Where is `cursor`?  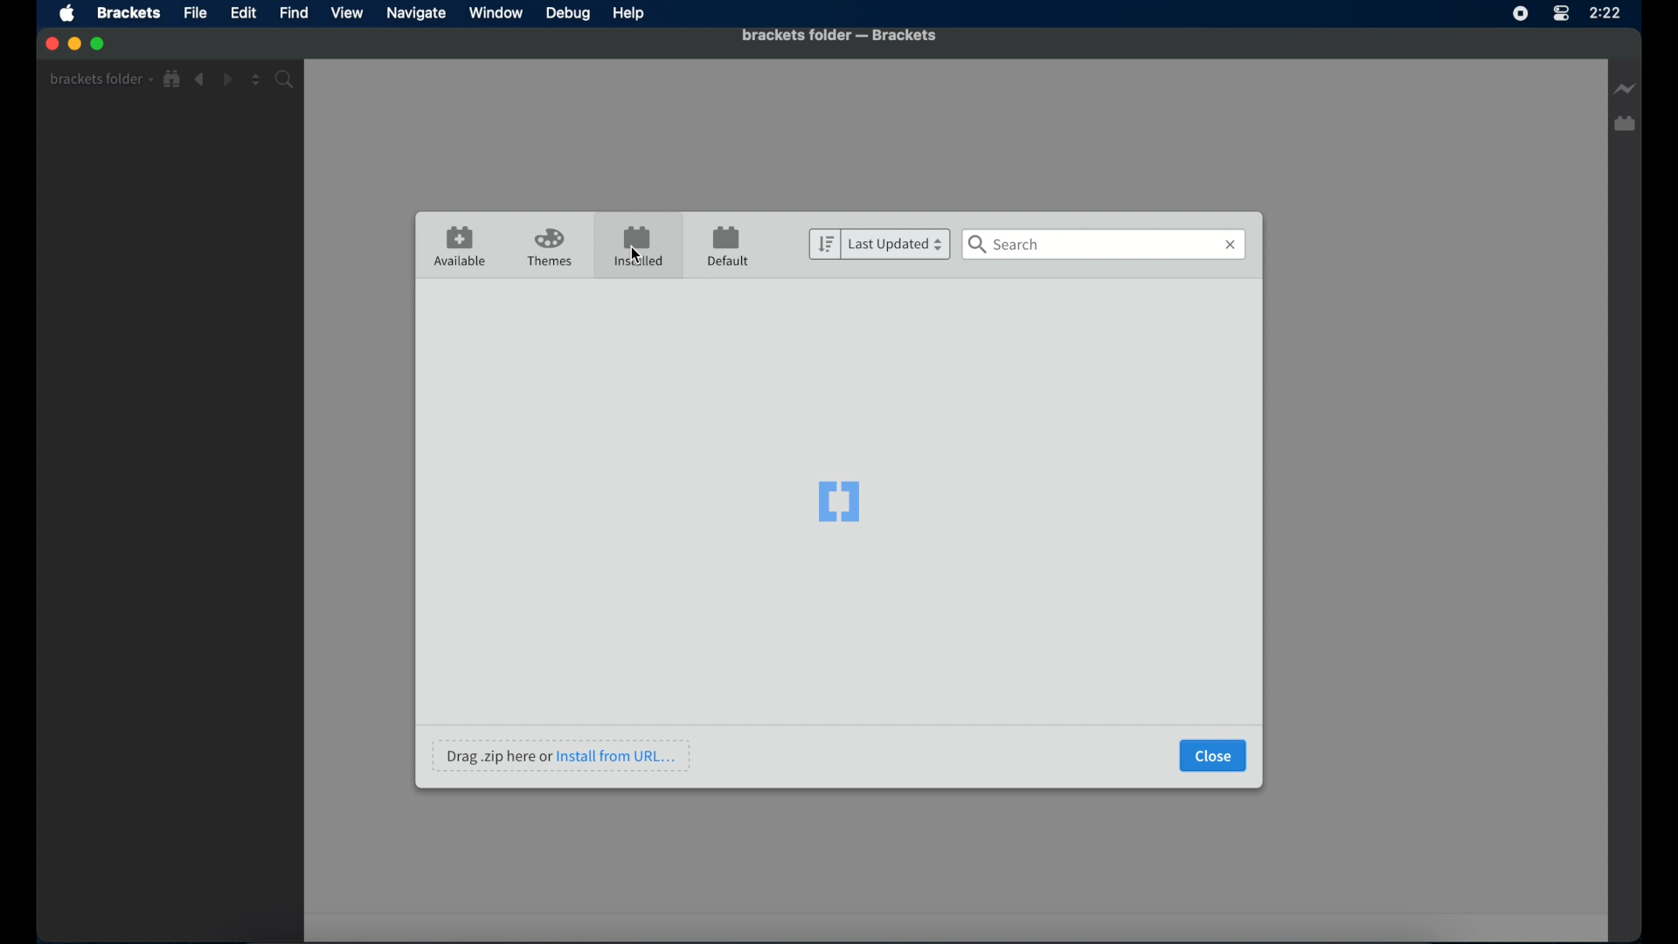 cursor is located at coordinates (636, 255).